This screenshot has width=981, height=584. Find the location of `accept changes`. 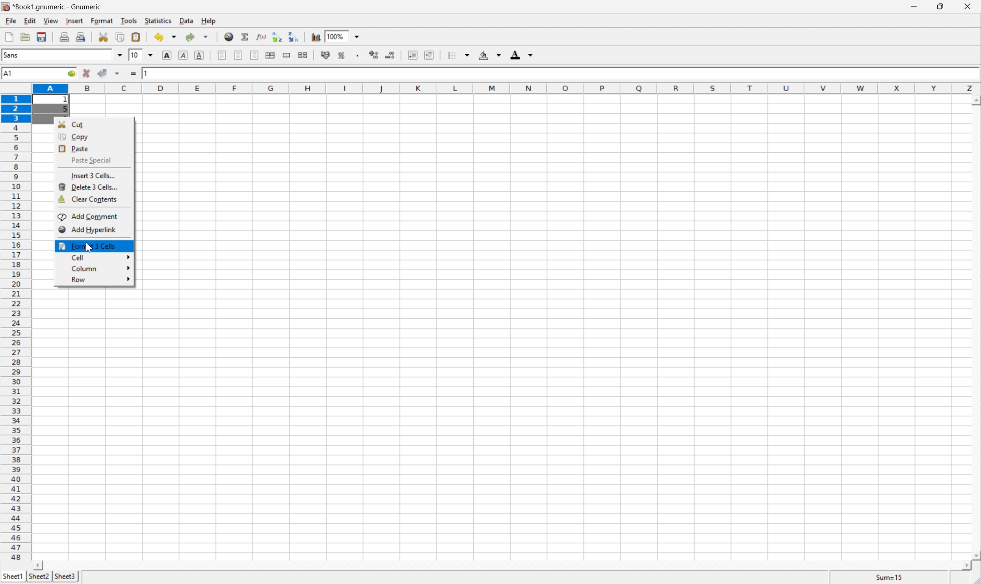

accept changes is located at coordinates (103, 72).